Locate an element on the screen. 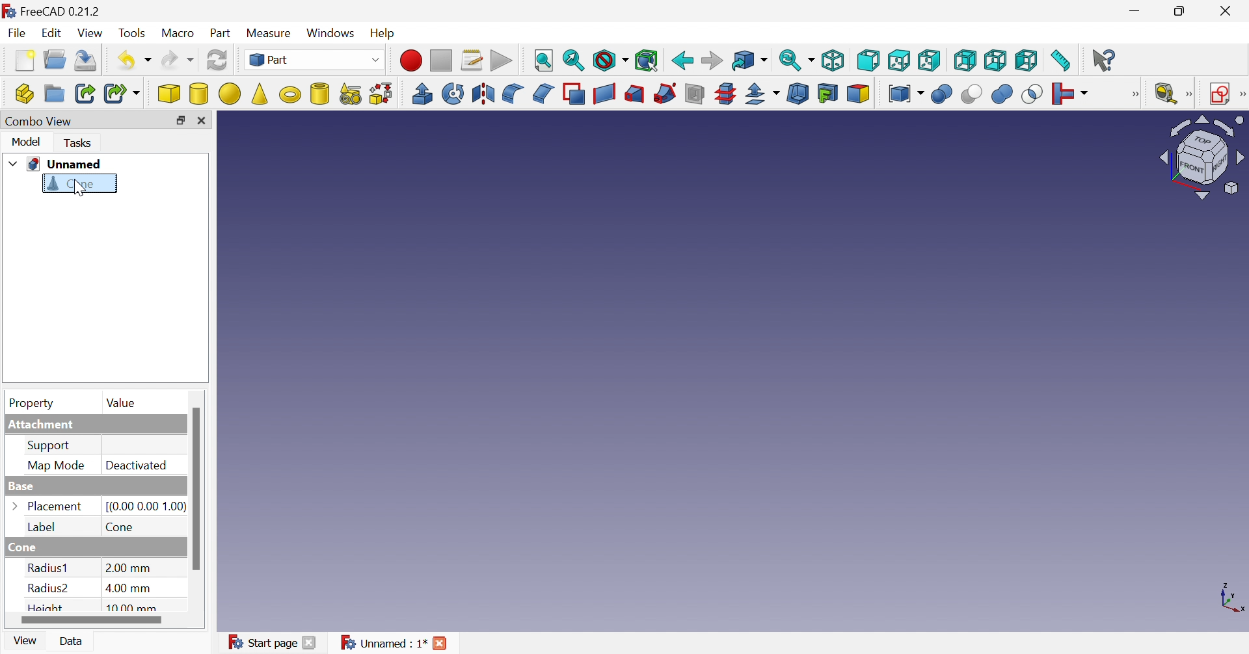  Rear is located at coordinates (966, 60).